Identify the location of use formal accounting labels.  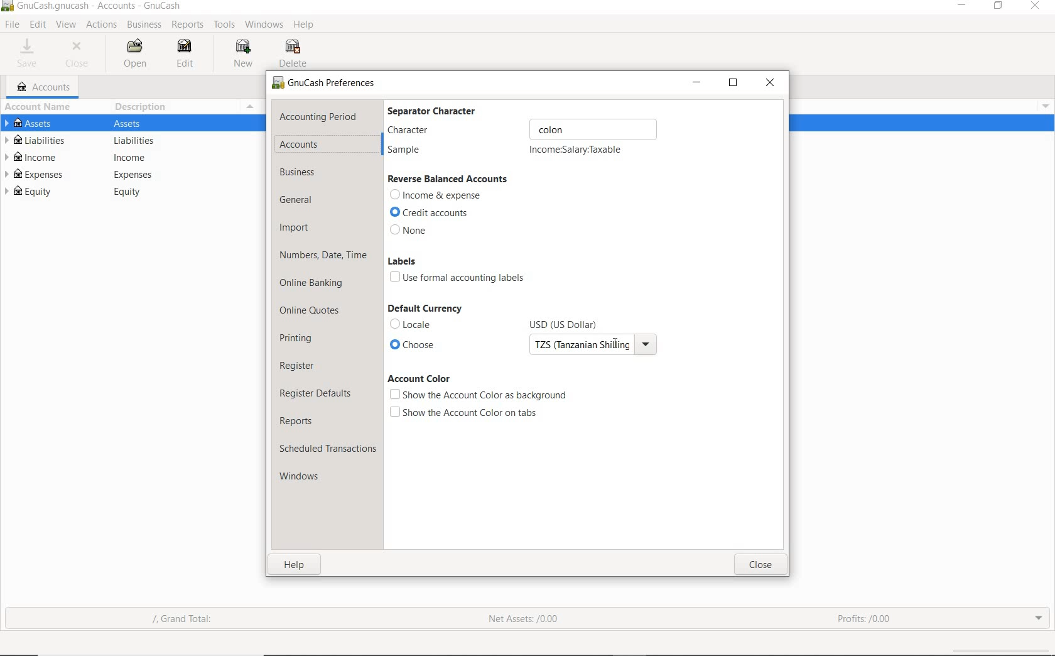
(460, 278).